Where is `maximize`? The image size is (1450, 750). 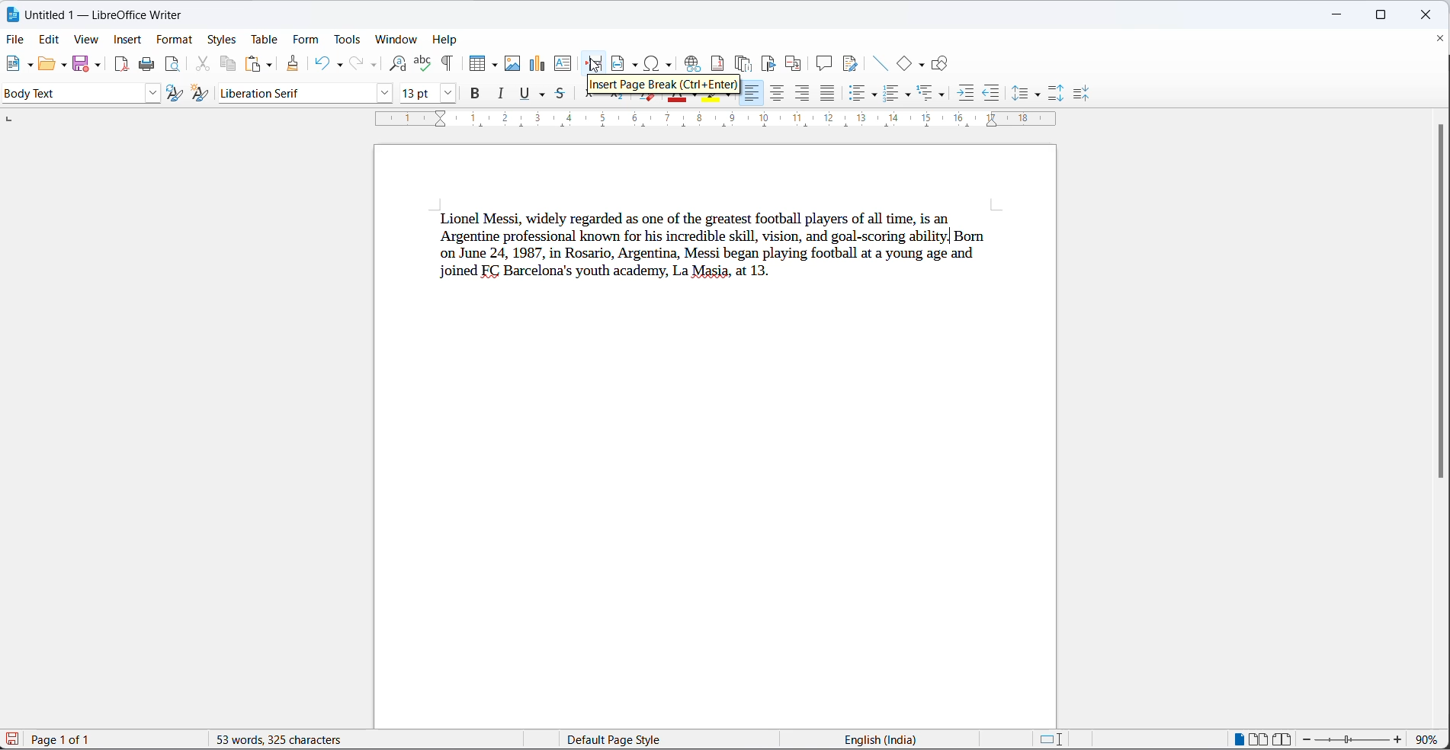
maximize is located at coordinates (1385, 15).